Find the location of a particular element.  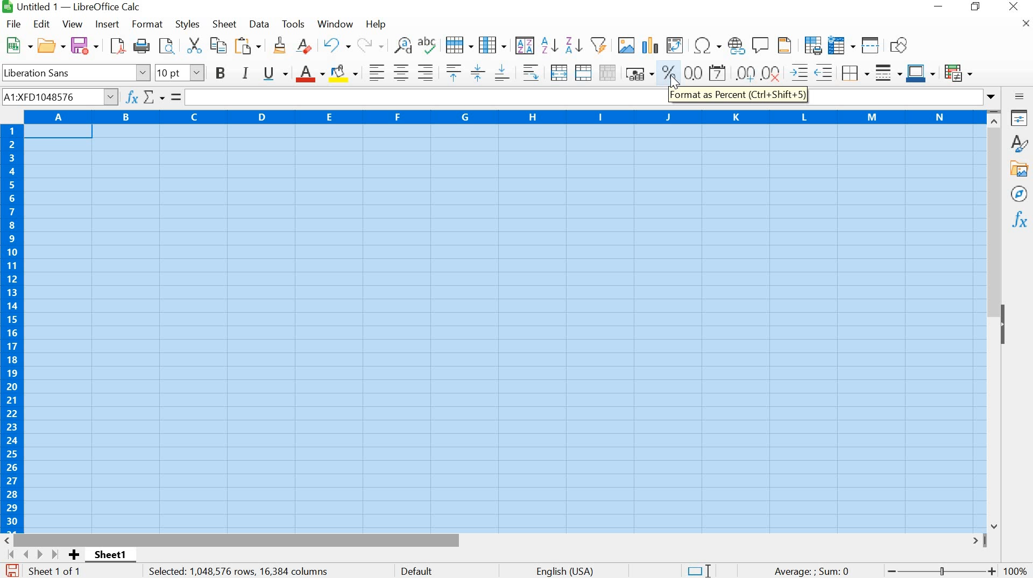

ROWS is located at coordinates (11, 327).